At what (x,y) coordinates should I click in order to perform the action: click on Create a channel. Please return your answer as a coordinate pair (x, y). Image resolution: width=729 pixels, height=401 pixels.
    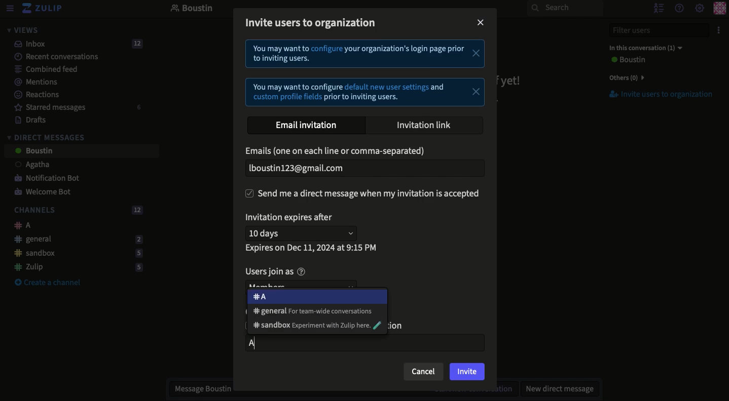
    Looking at the image, I should click on (48, 283).